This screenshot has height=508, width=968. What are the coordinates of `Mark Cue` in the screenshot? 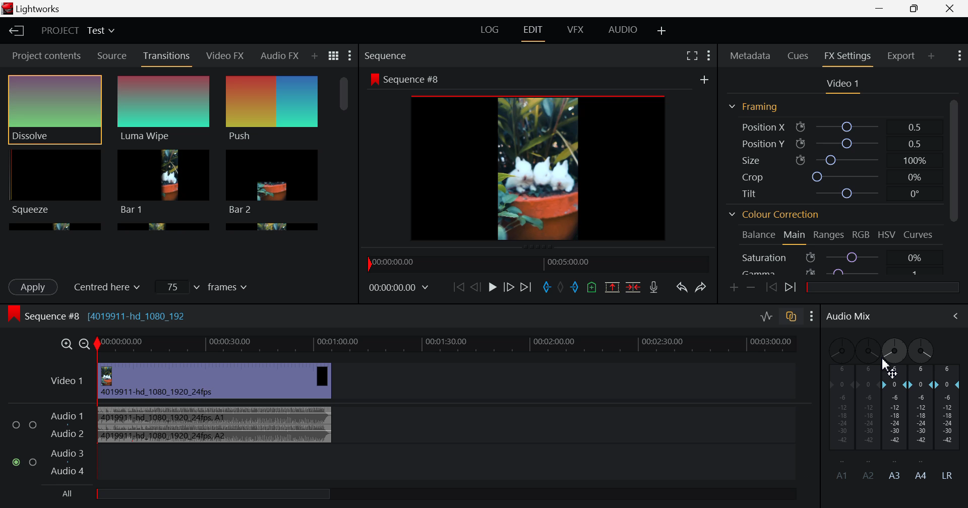 It's located at (591, 287).